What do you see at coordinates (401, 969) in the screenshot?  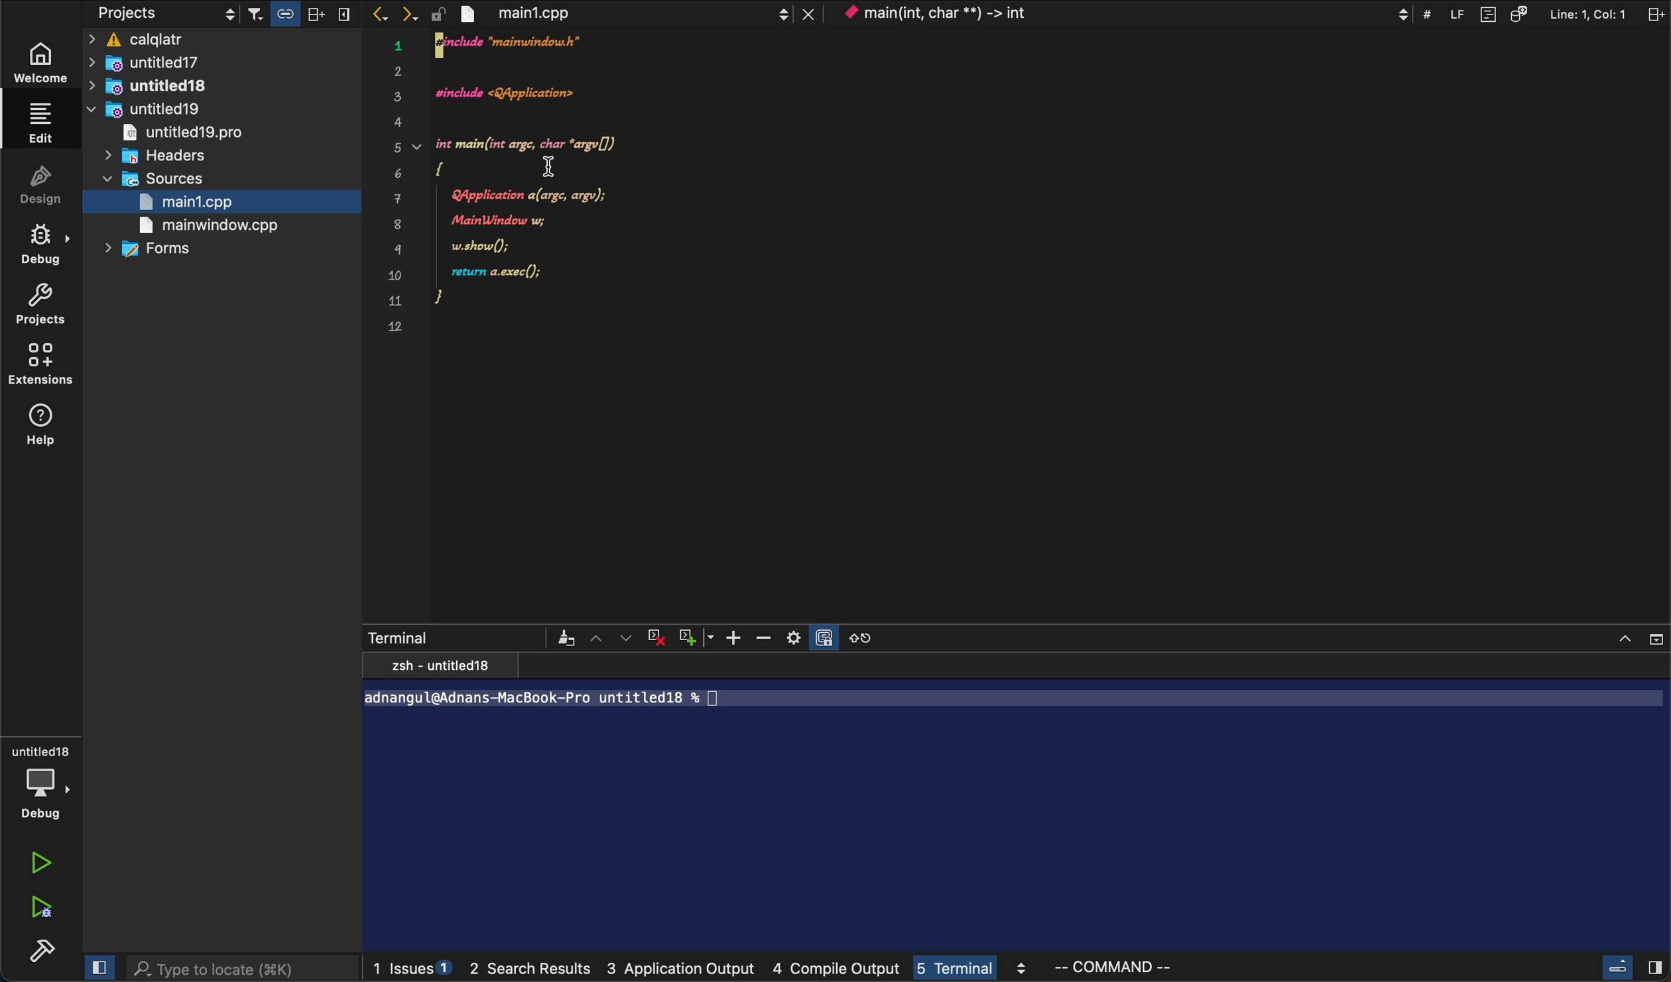 I see `issues` at bounding box center [401, 969].